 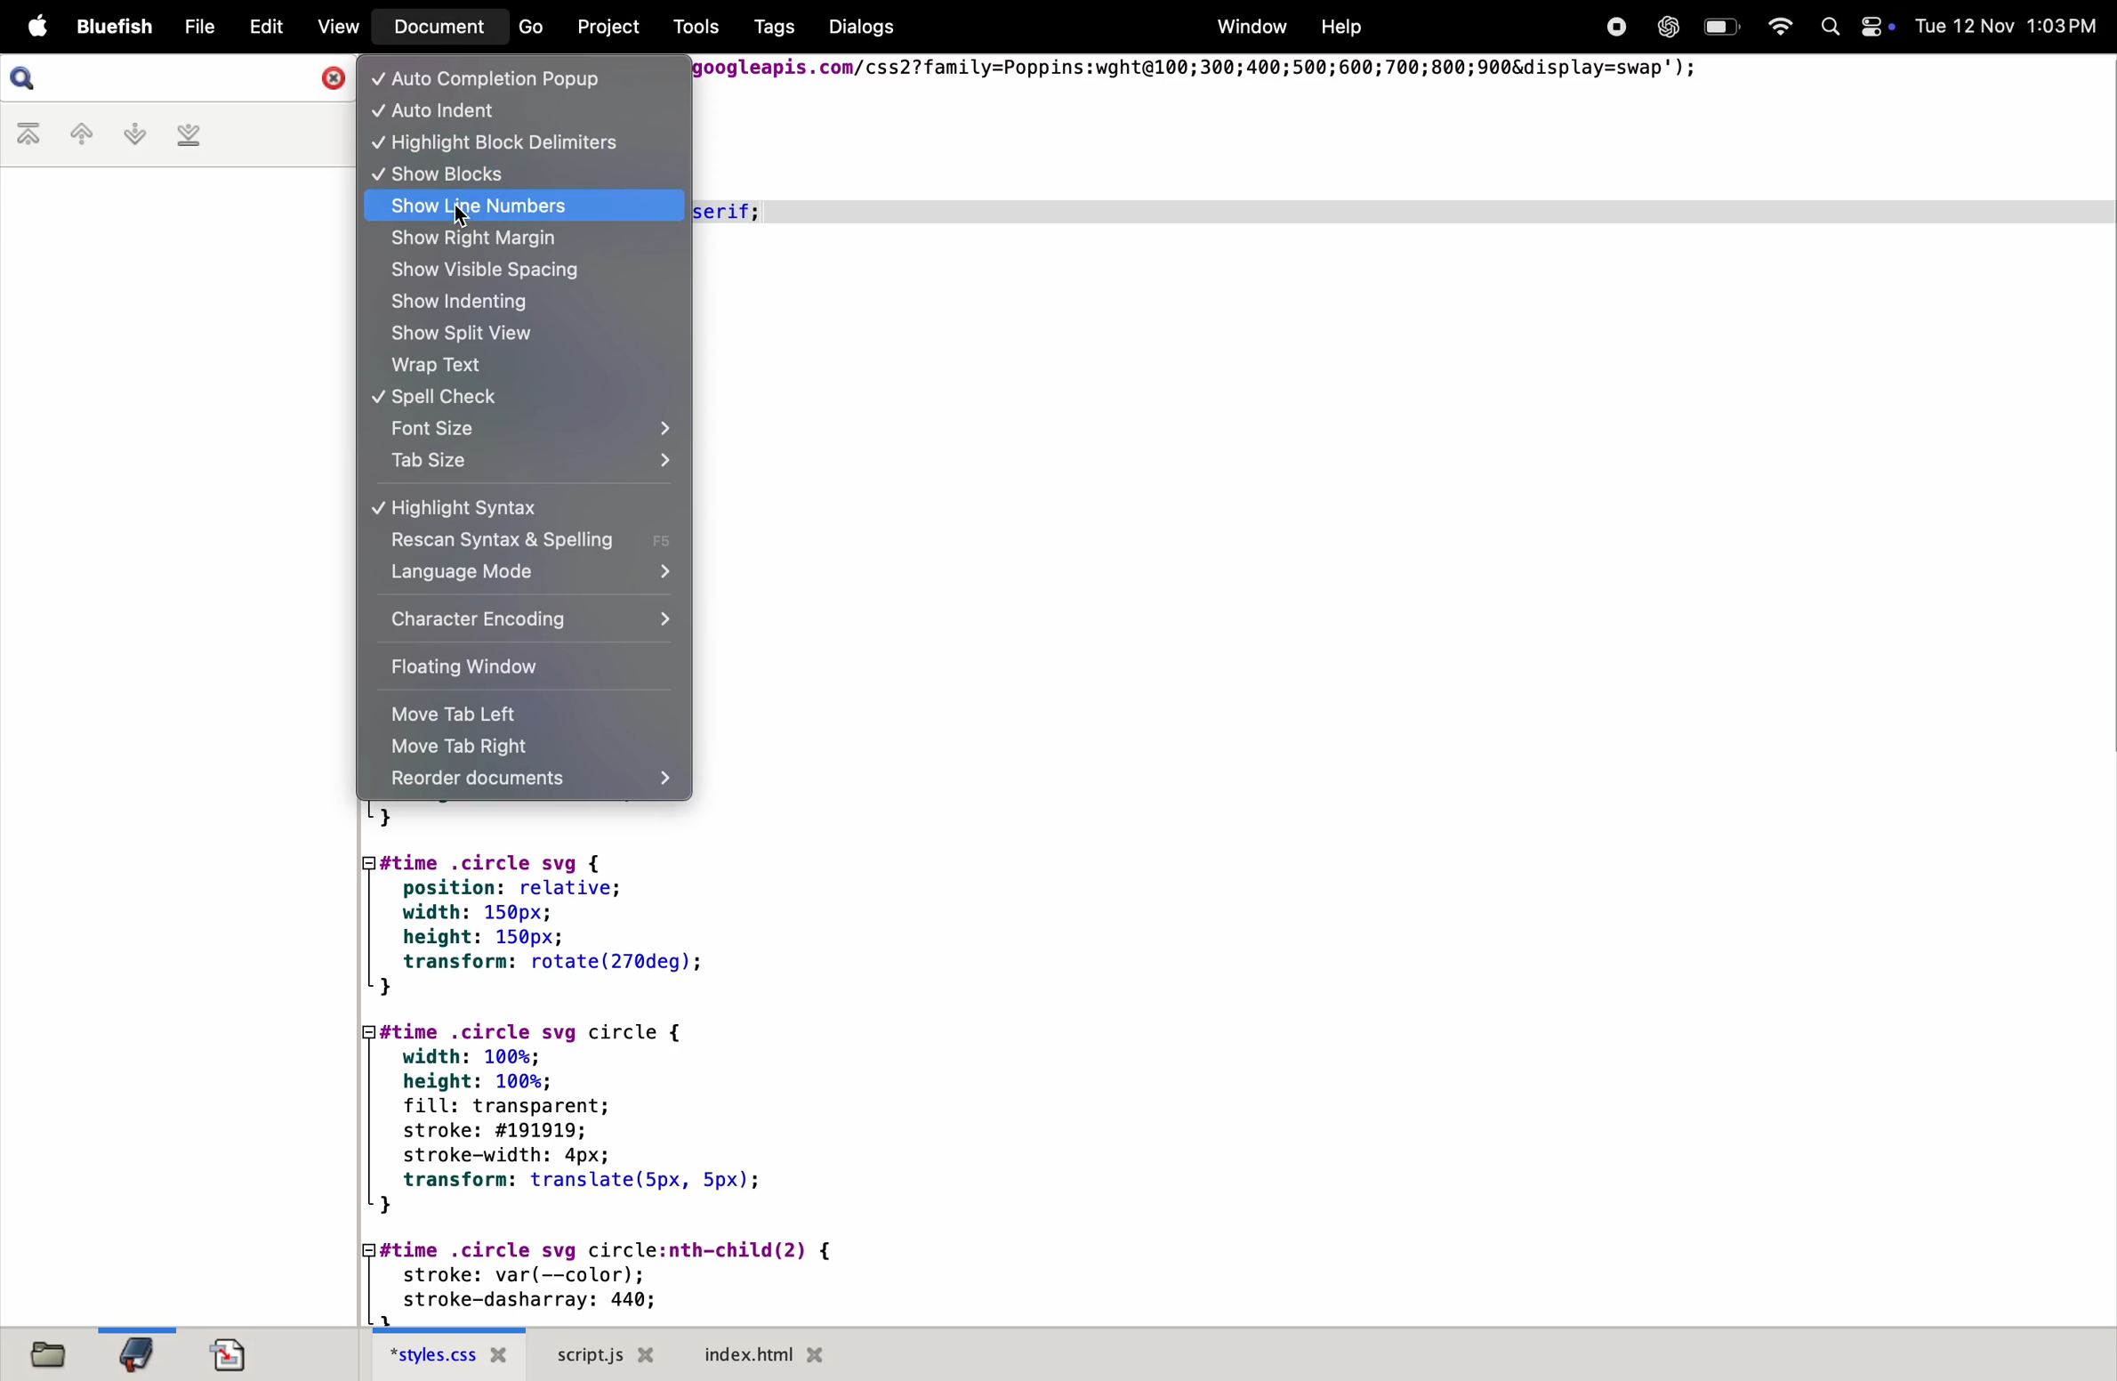 I want to click on spell check, so click(x=525, y=400).